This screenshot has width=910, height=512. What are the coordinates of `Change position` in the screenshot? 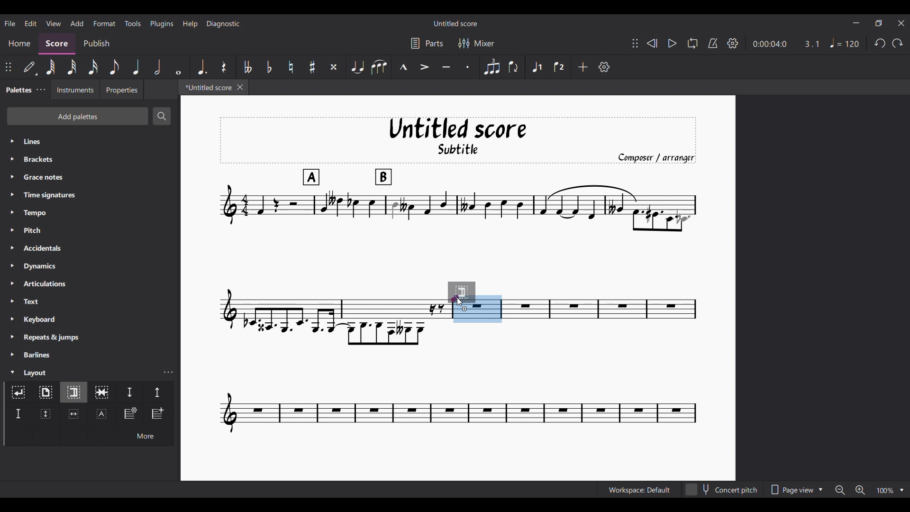 It's located at (8, 67).